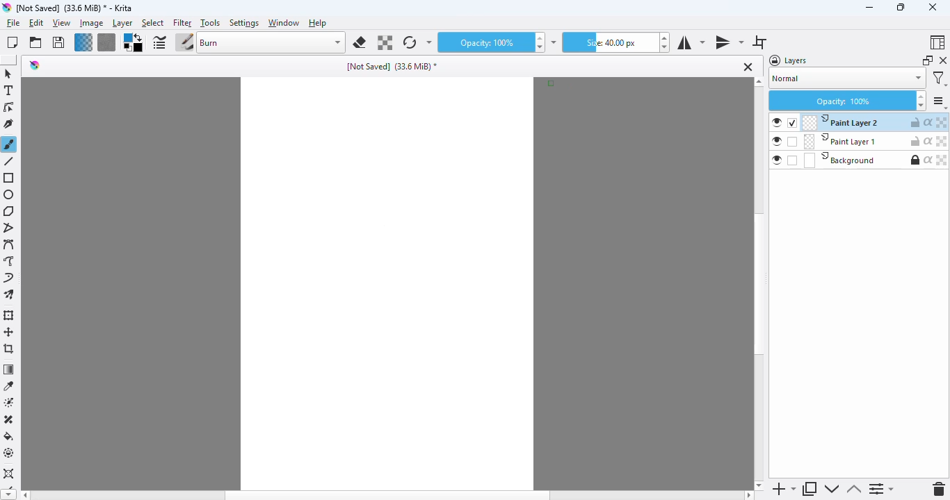 This screenshot has height=500, width=950. What do you see at coordinates (91, 23) in the screenshot?
I see `image` at bounding box center [91, 23].